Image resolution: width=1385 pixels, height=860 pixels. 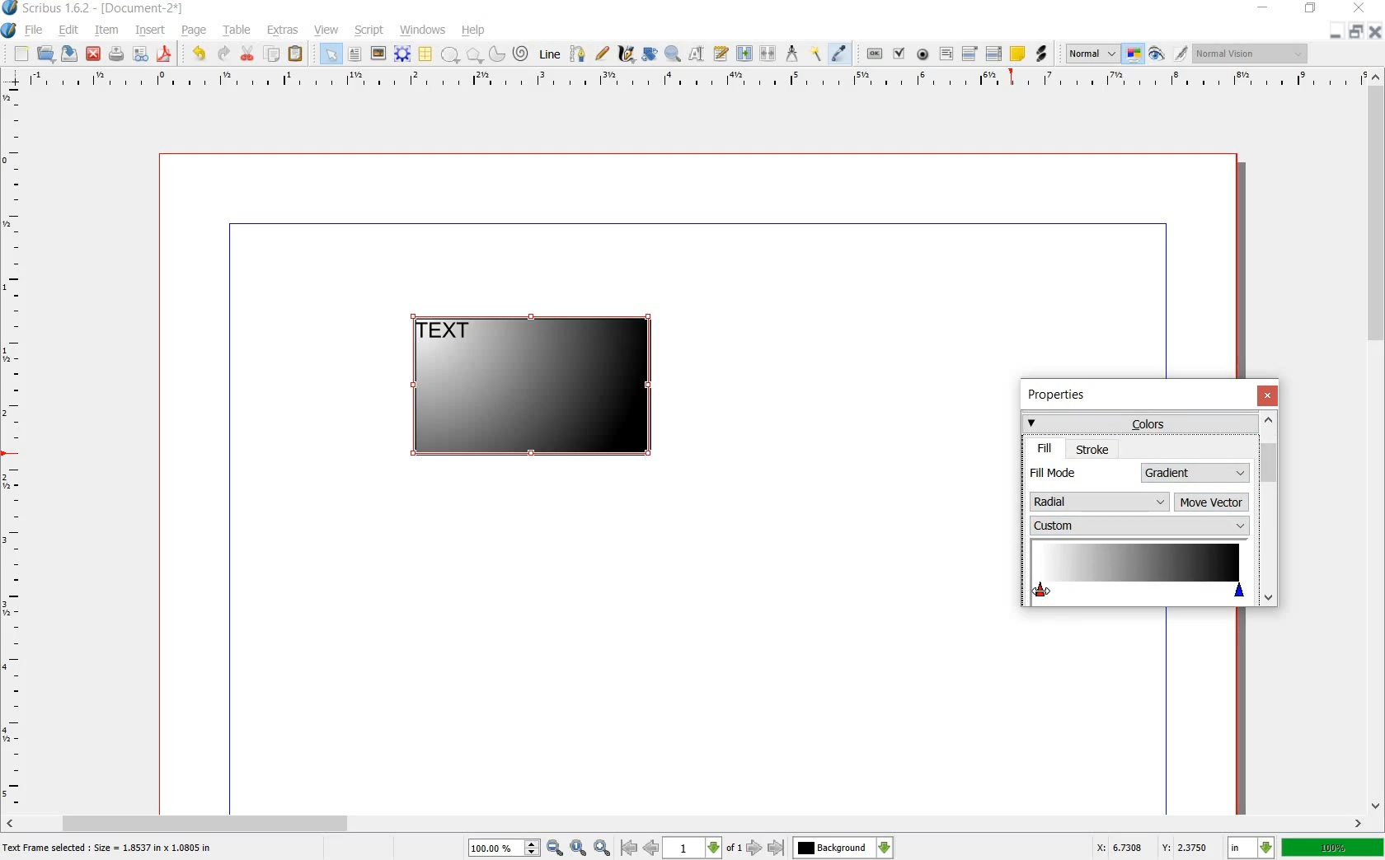 What do you see at coordinates (579, 848) in the screenshot?
I see `zoom to` at bounding box center [579, 848].